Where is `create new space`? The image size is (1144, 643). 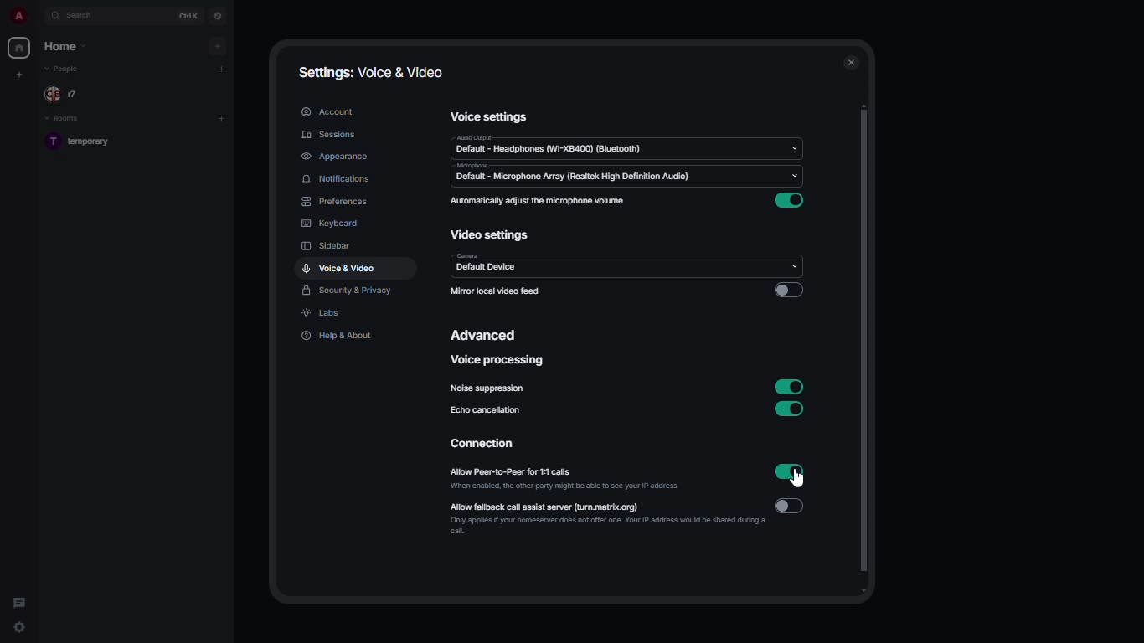
create new space is located at coordinates (21, 74).